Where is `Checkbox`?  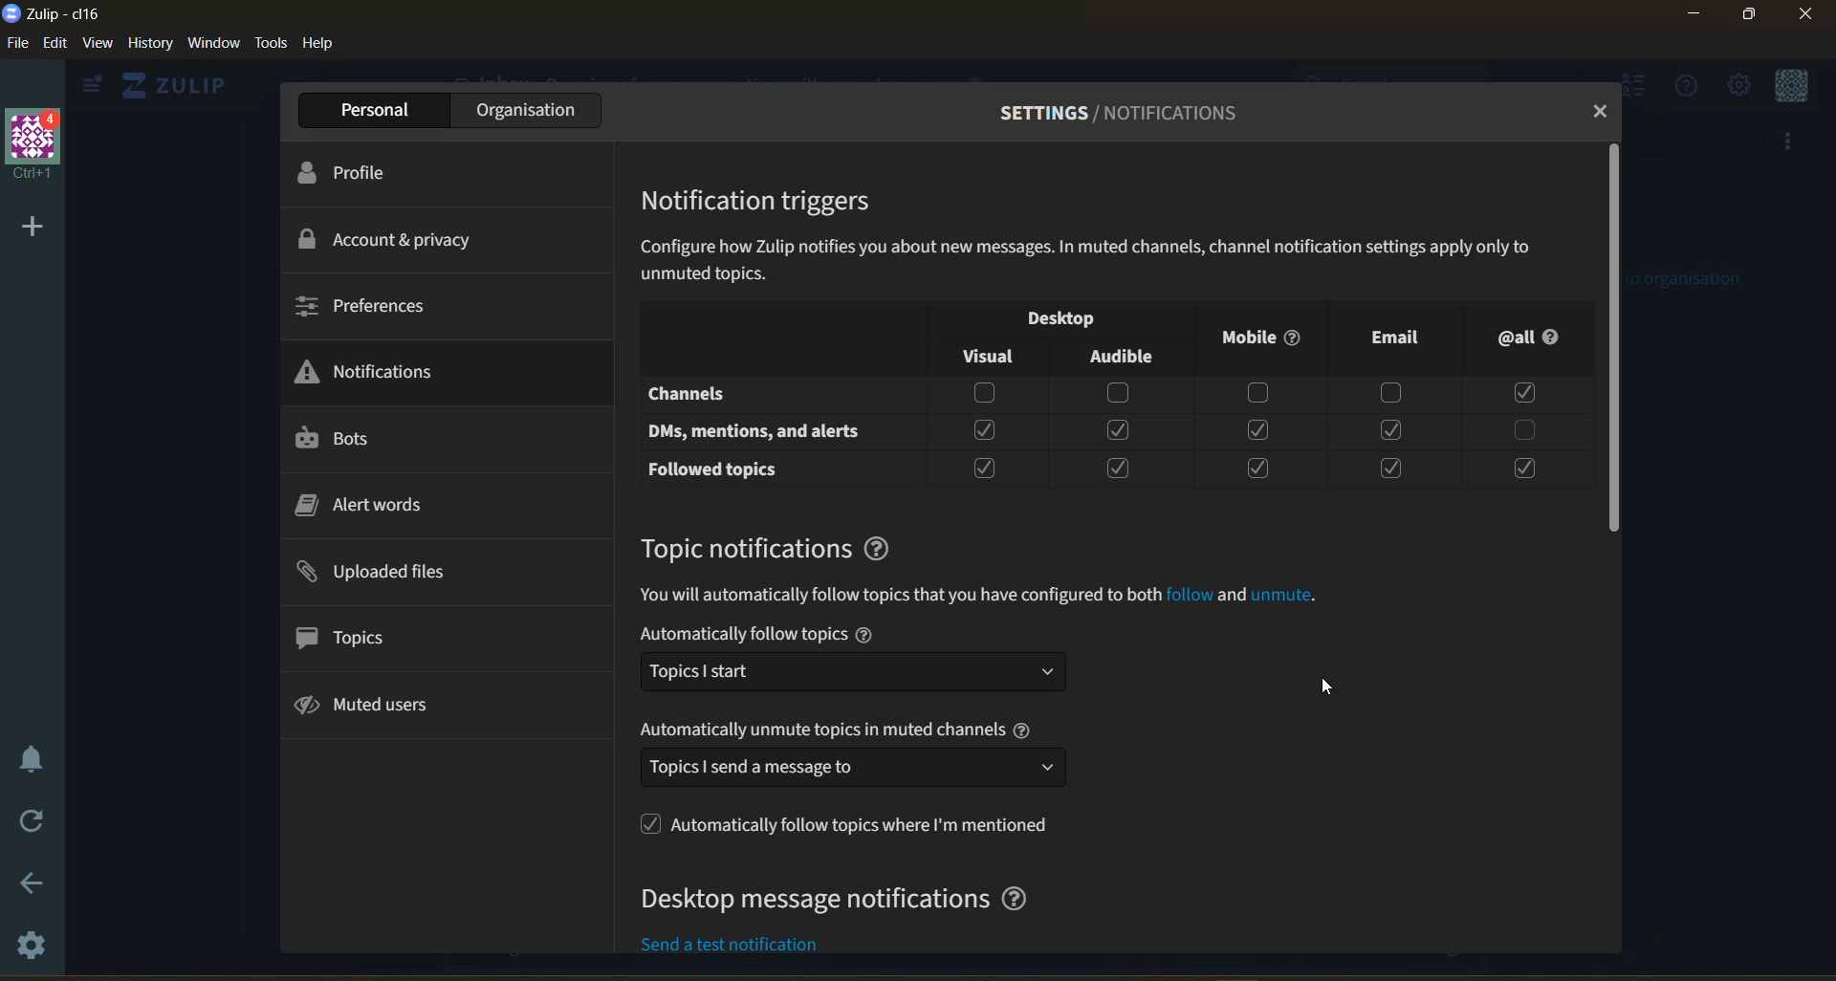
Checkbox is located at coordinates (1394, 393).